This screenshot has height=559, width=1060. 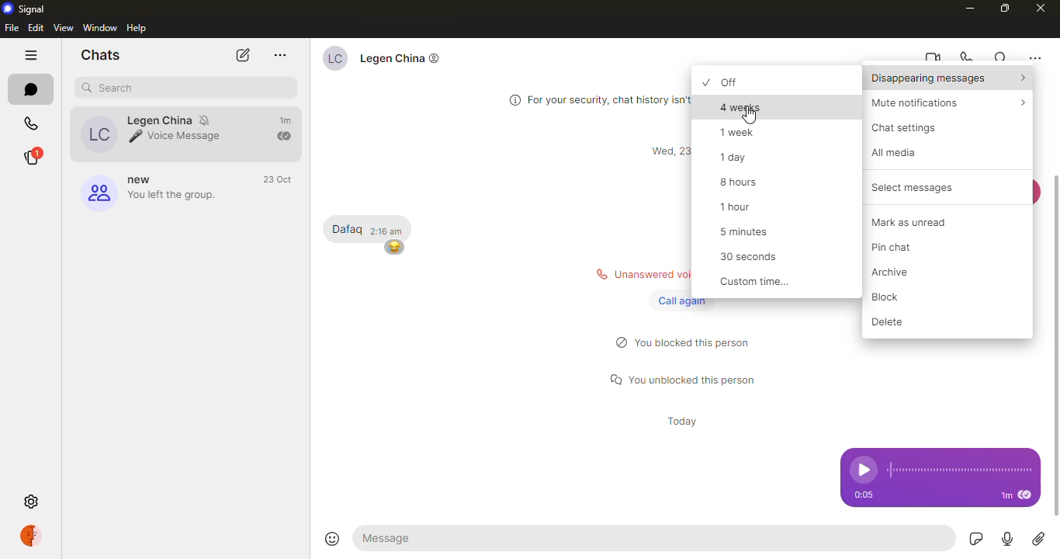 I want to click on 5 minutes, so click(x=751, y=231).